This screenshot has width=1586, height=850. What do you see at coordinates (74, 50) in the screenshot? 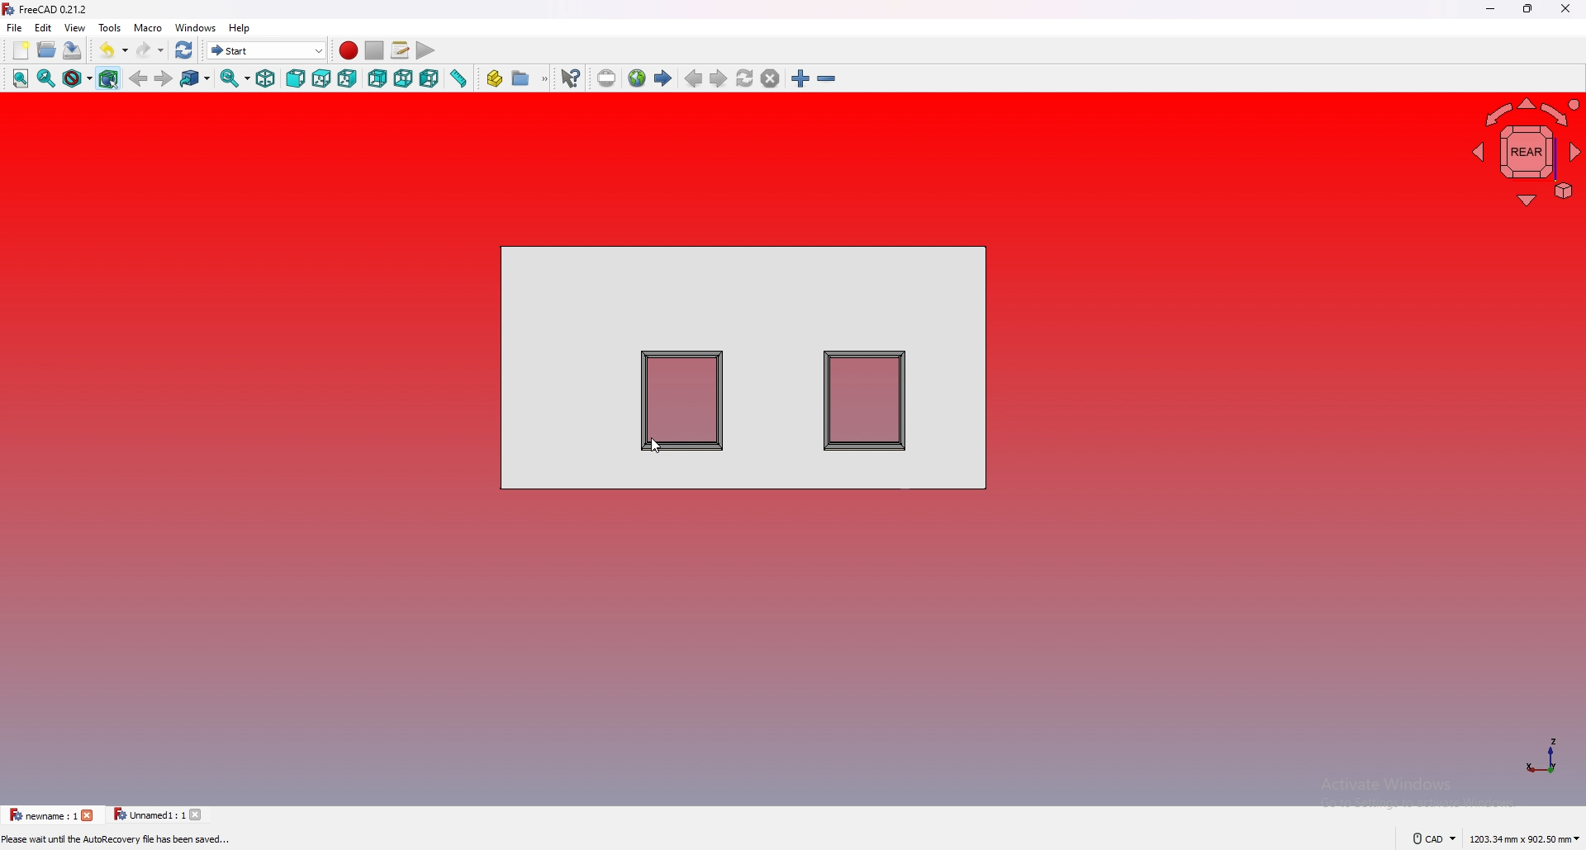
I see `save` at bounding box center [74, 50].